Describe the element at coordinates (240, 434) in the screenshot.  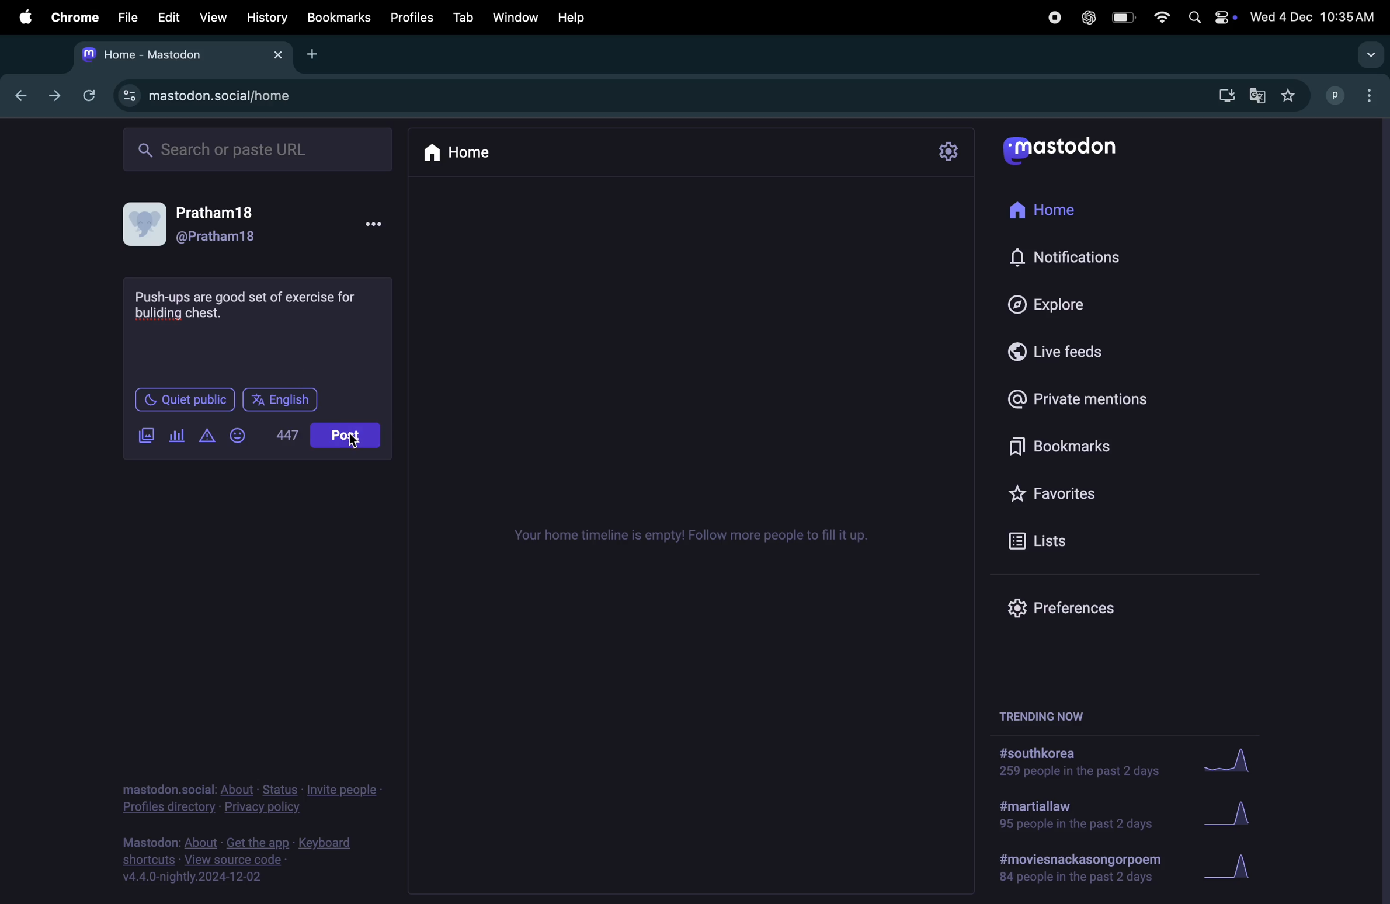
I see `emojis` at that location.